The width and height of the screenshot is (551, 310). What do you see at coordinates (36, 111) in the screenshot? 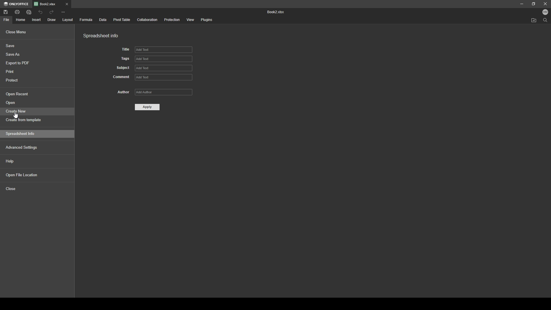
I see `create new` at bounding box center [36, 111].